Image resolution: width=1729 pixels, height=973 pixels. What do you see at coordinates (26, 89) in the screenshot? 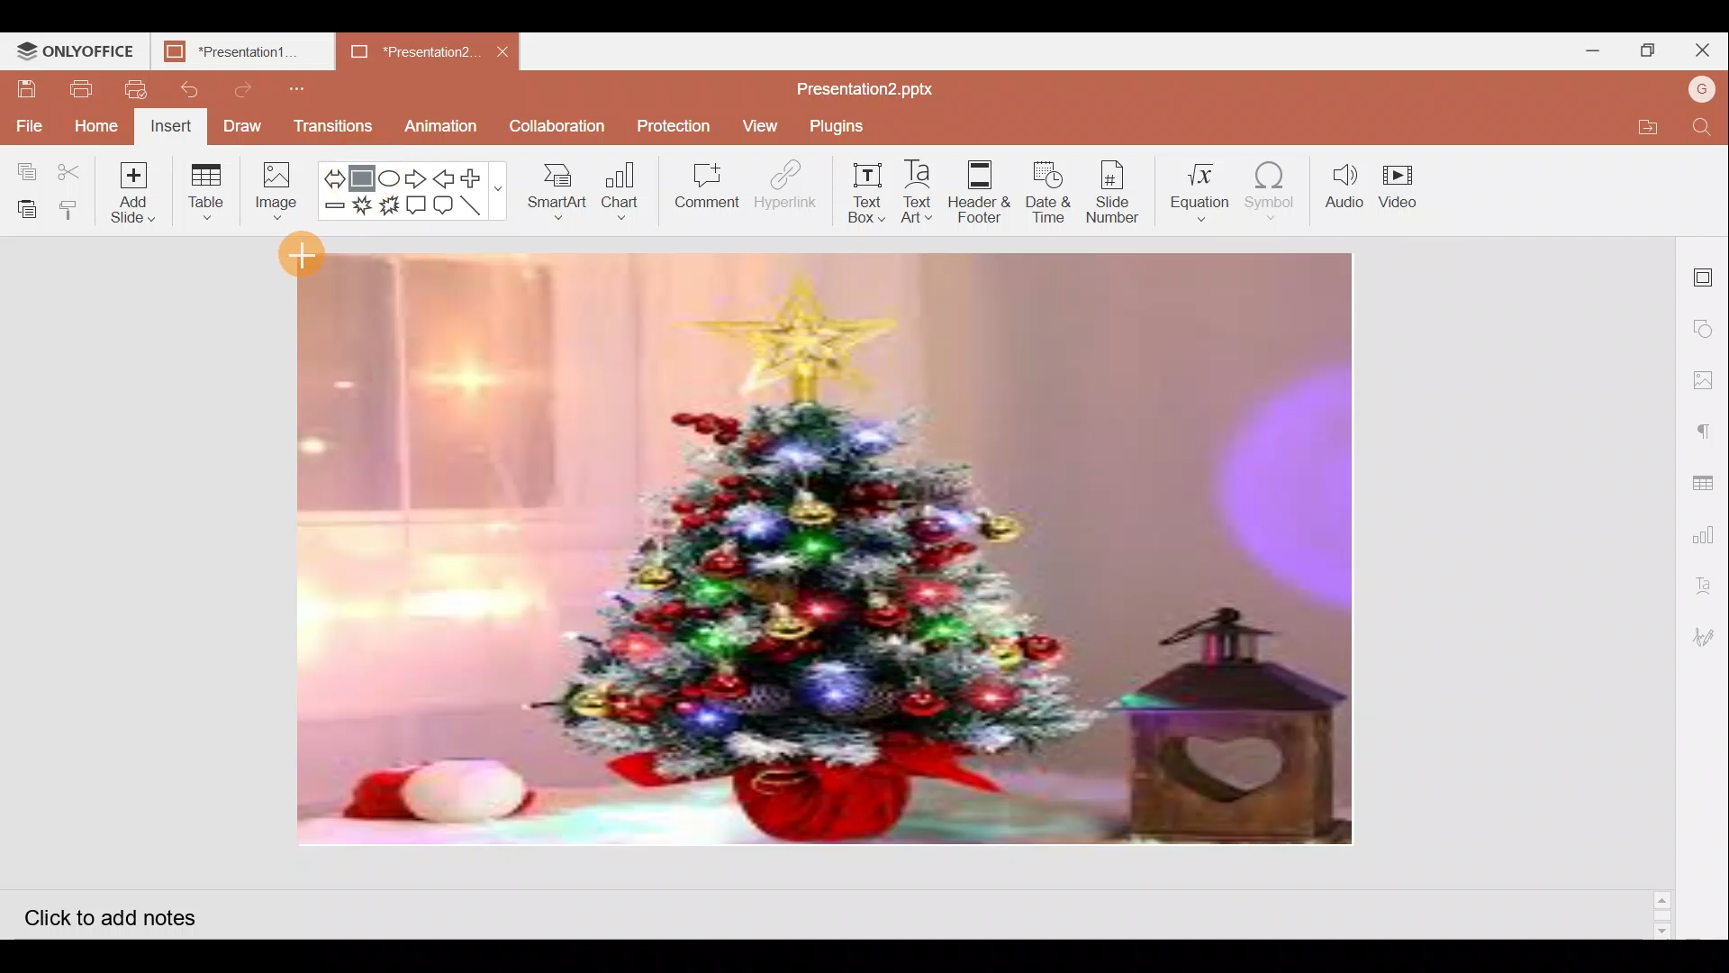
I see `Save` at bounding box center [26, 89].